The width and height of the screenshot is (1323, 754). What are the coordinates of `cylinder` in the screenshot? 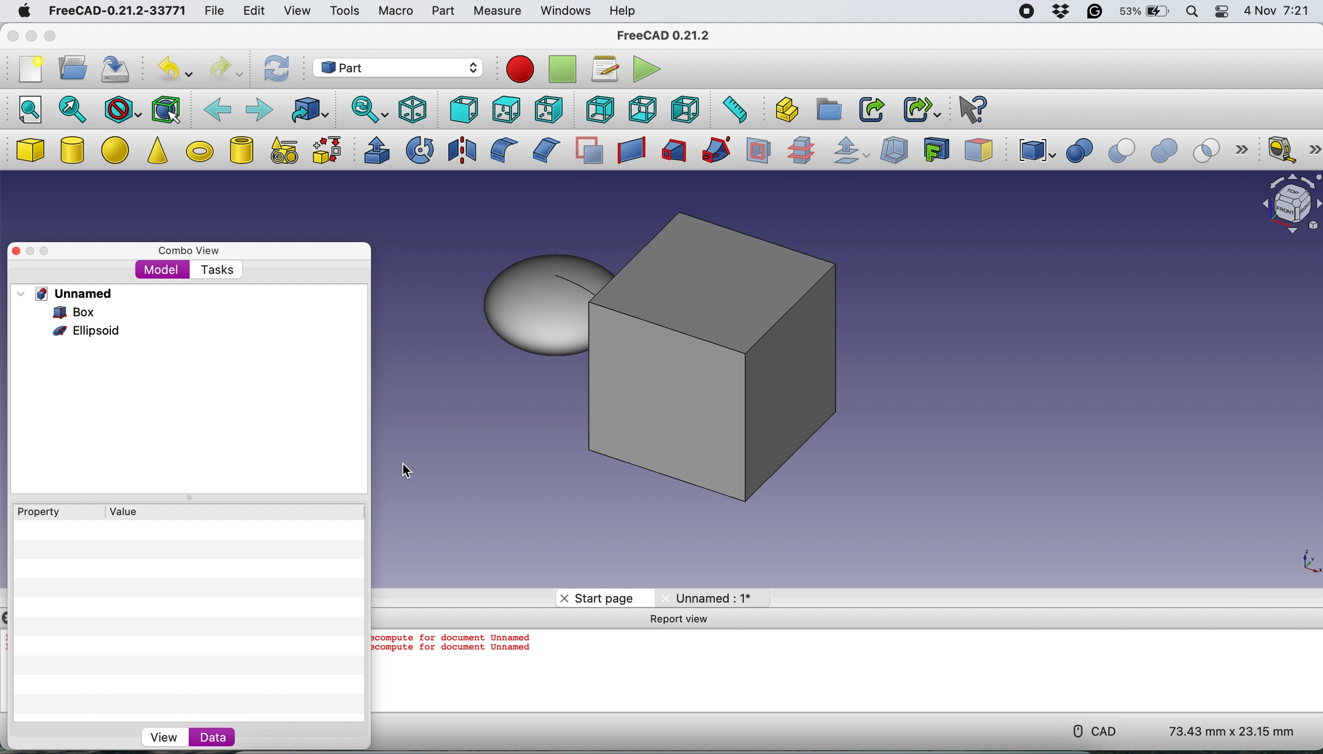 It's located at (73, 152).